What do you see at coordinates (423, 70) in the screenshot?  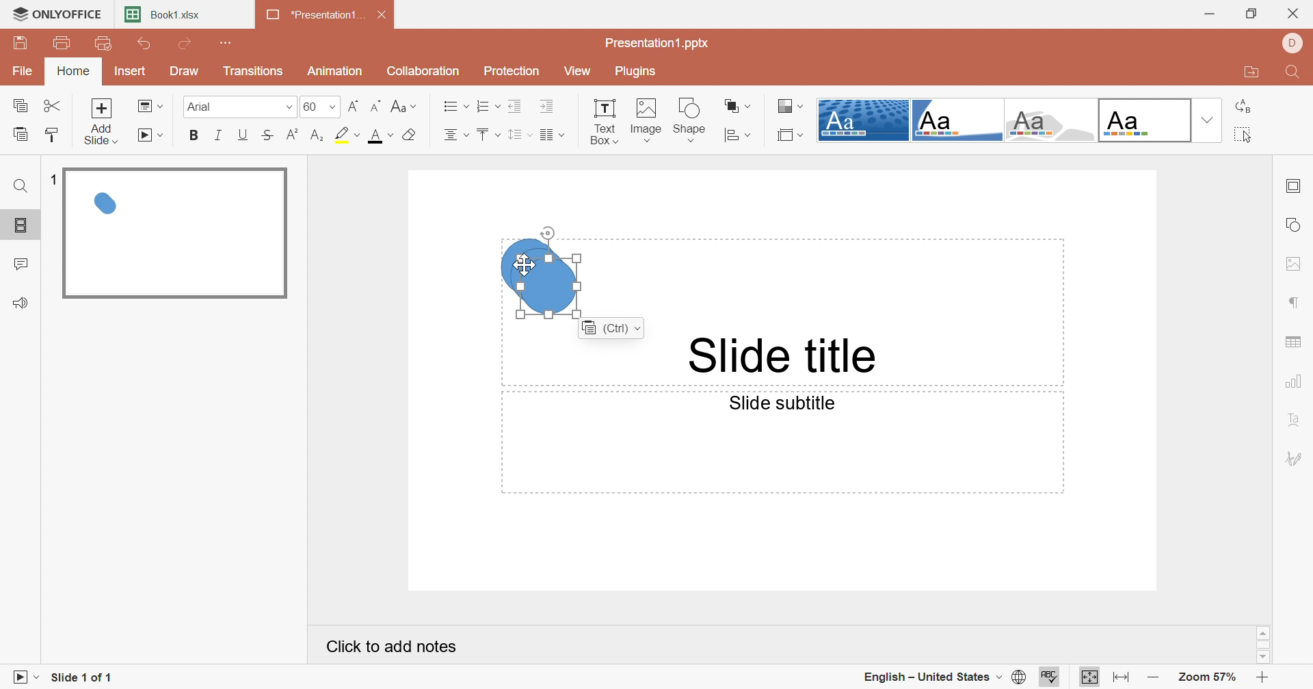 I see `Collaboration` at bounding box center [423, 70].